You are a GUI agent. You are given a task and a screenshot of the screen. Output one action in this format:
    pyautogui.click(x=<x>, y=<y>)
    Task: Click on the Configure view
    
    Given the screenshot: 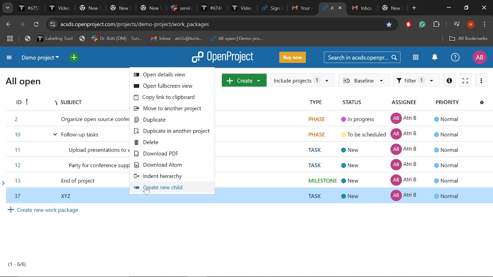 What is the action you would take?
    pyautogui.click(x=481, y=103)
    